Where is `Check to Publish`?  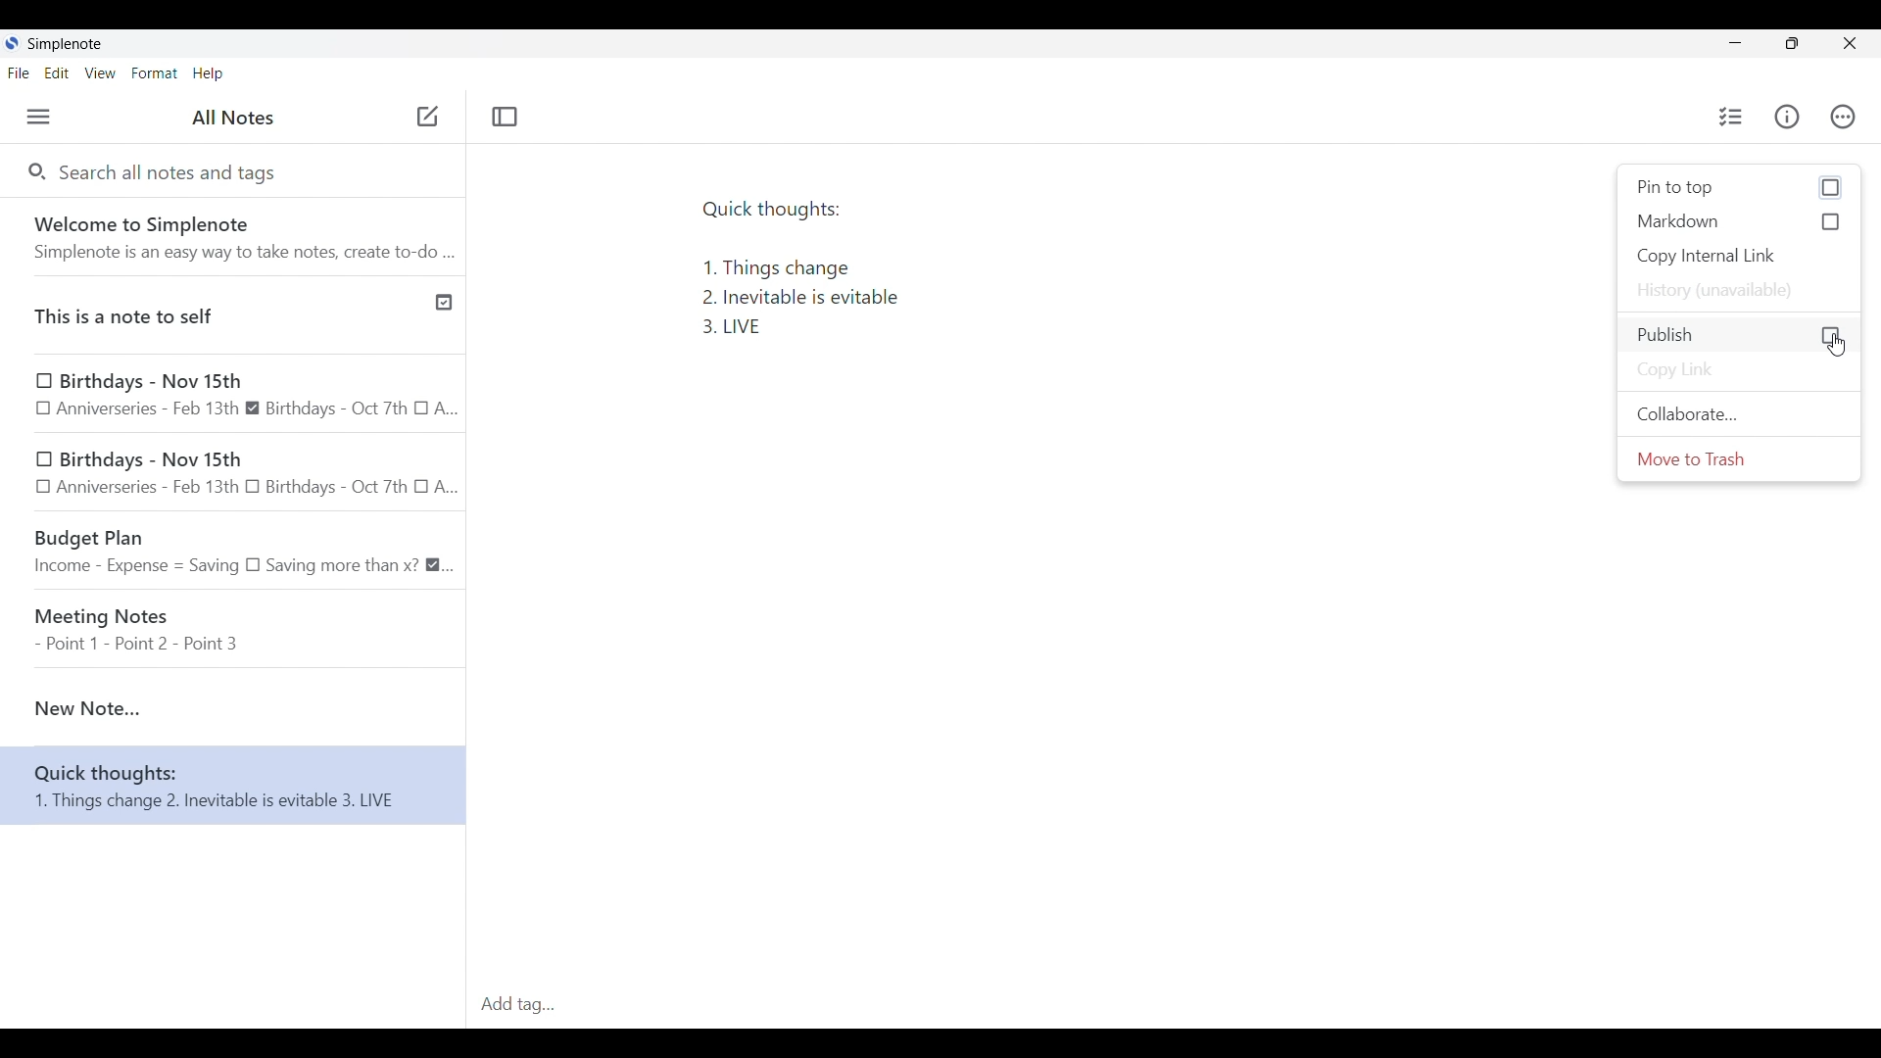 Check to Publish is located at coordinates (1738, 336).